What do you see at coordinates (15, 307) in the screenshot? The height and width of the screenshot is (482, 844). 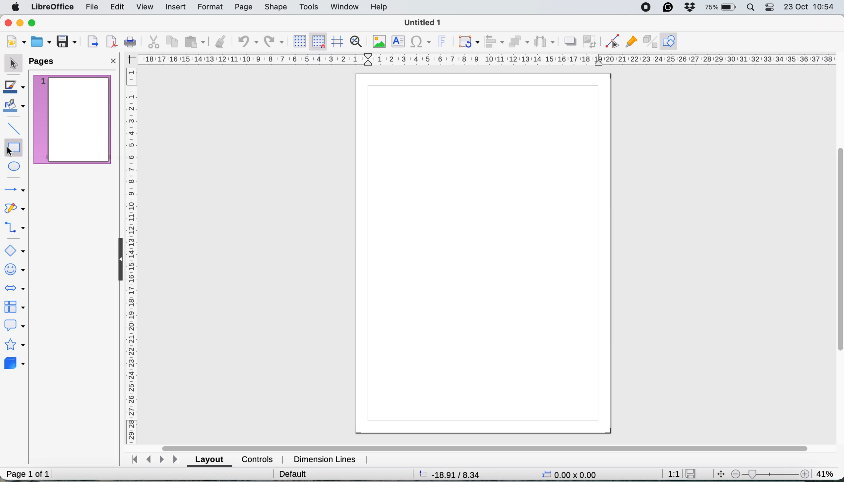 I see `flowchart` at bounding box center [15, 307].